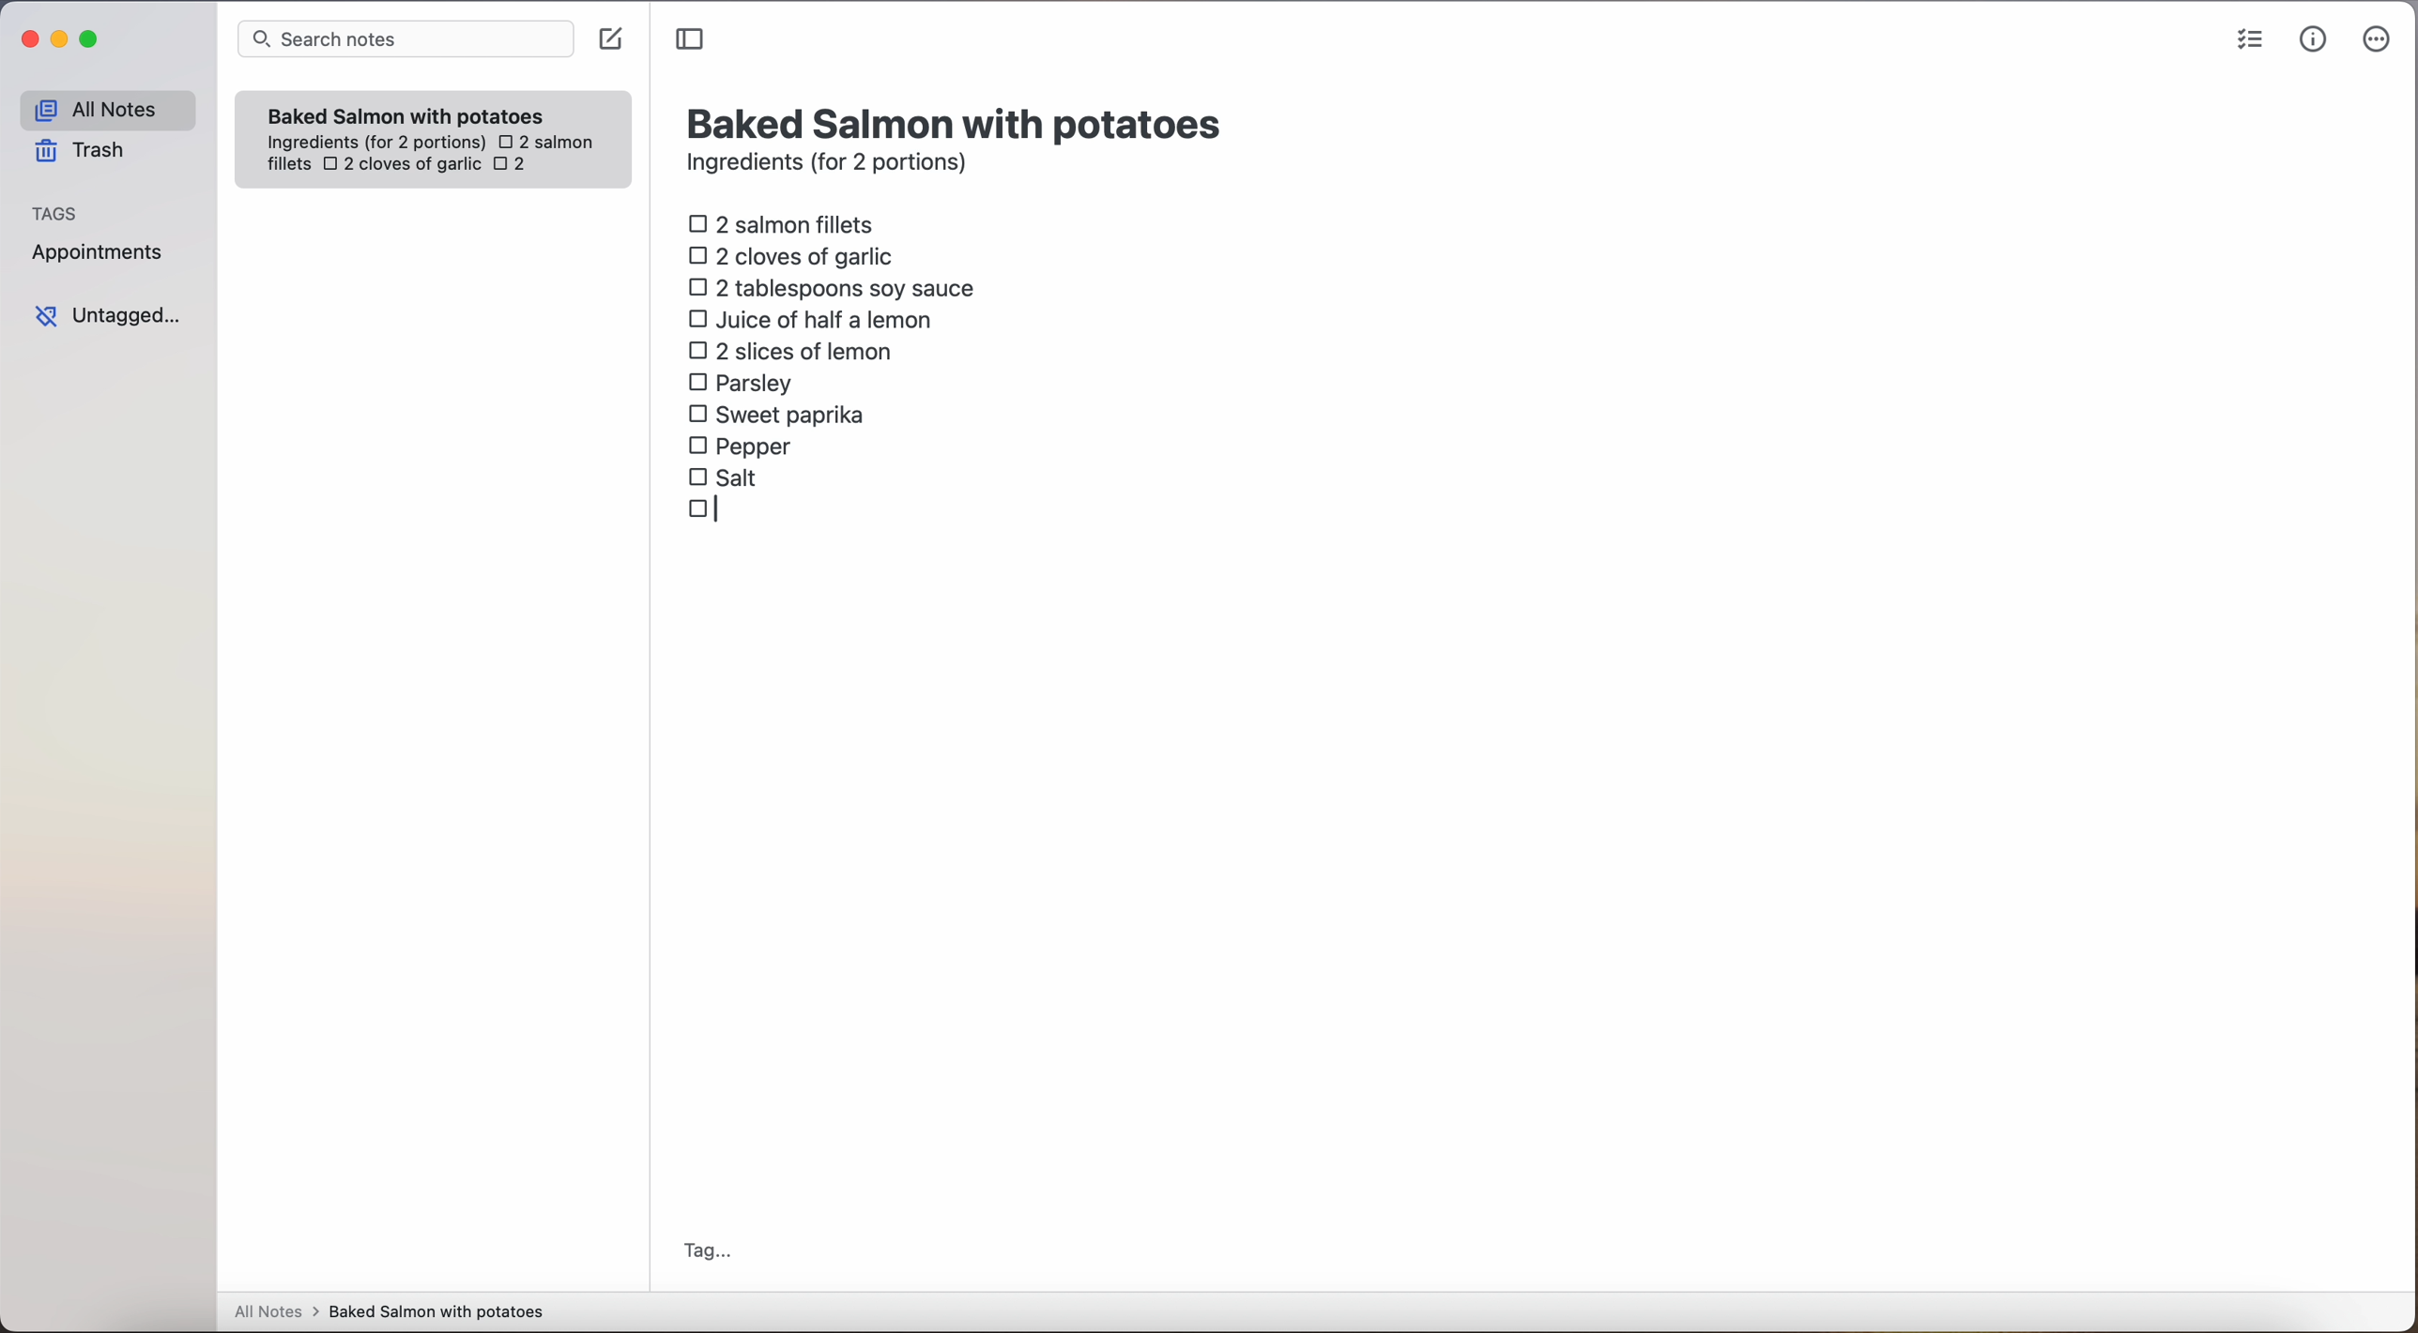  I want to click on fillets, so click(290, 165).